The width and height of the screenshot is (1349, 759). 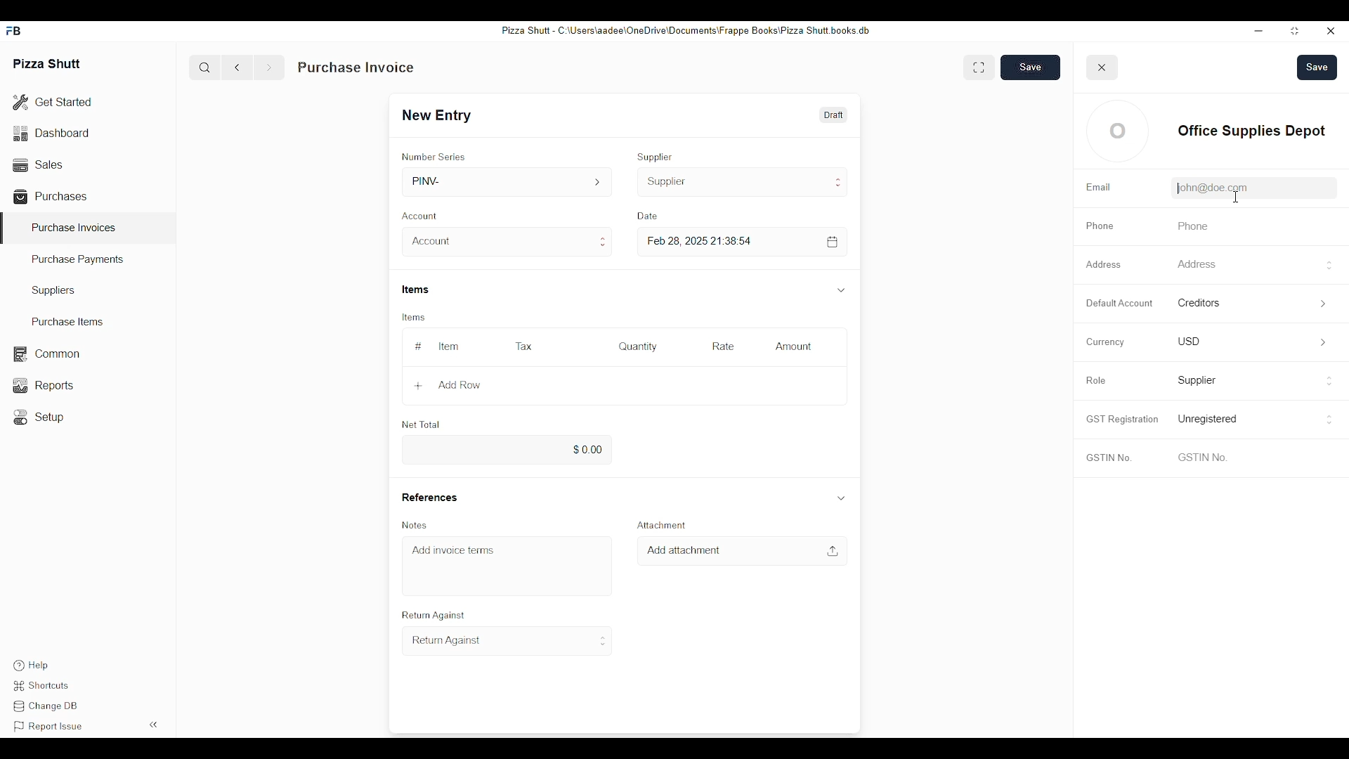 What do you see at coordinates (56, 290) in the screenshot?
I see `Suppliers.` at bounding box center [56, 290].